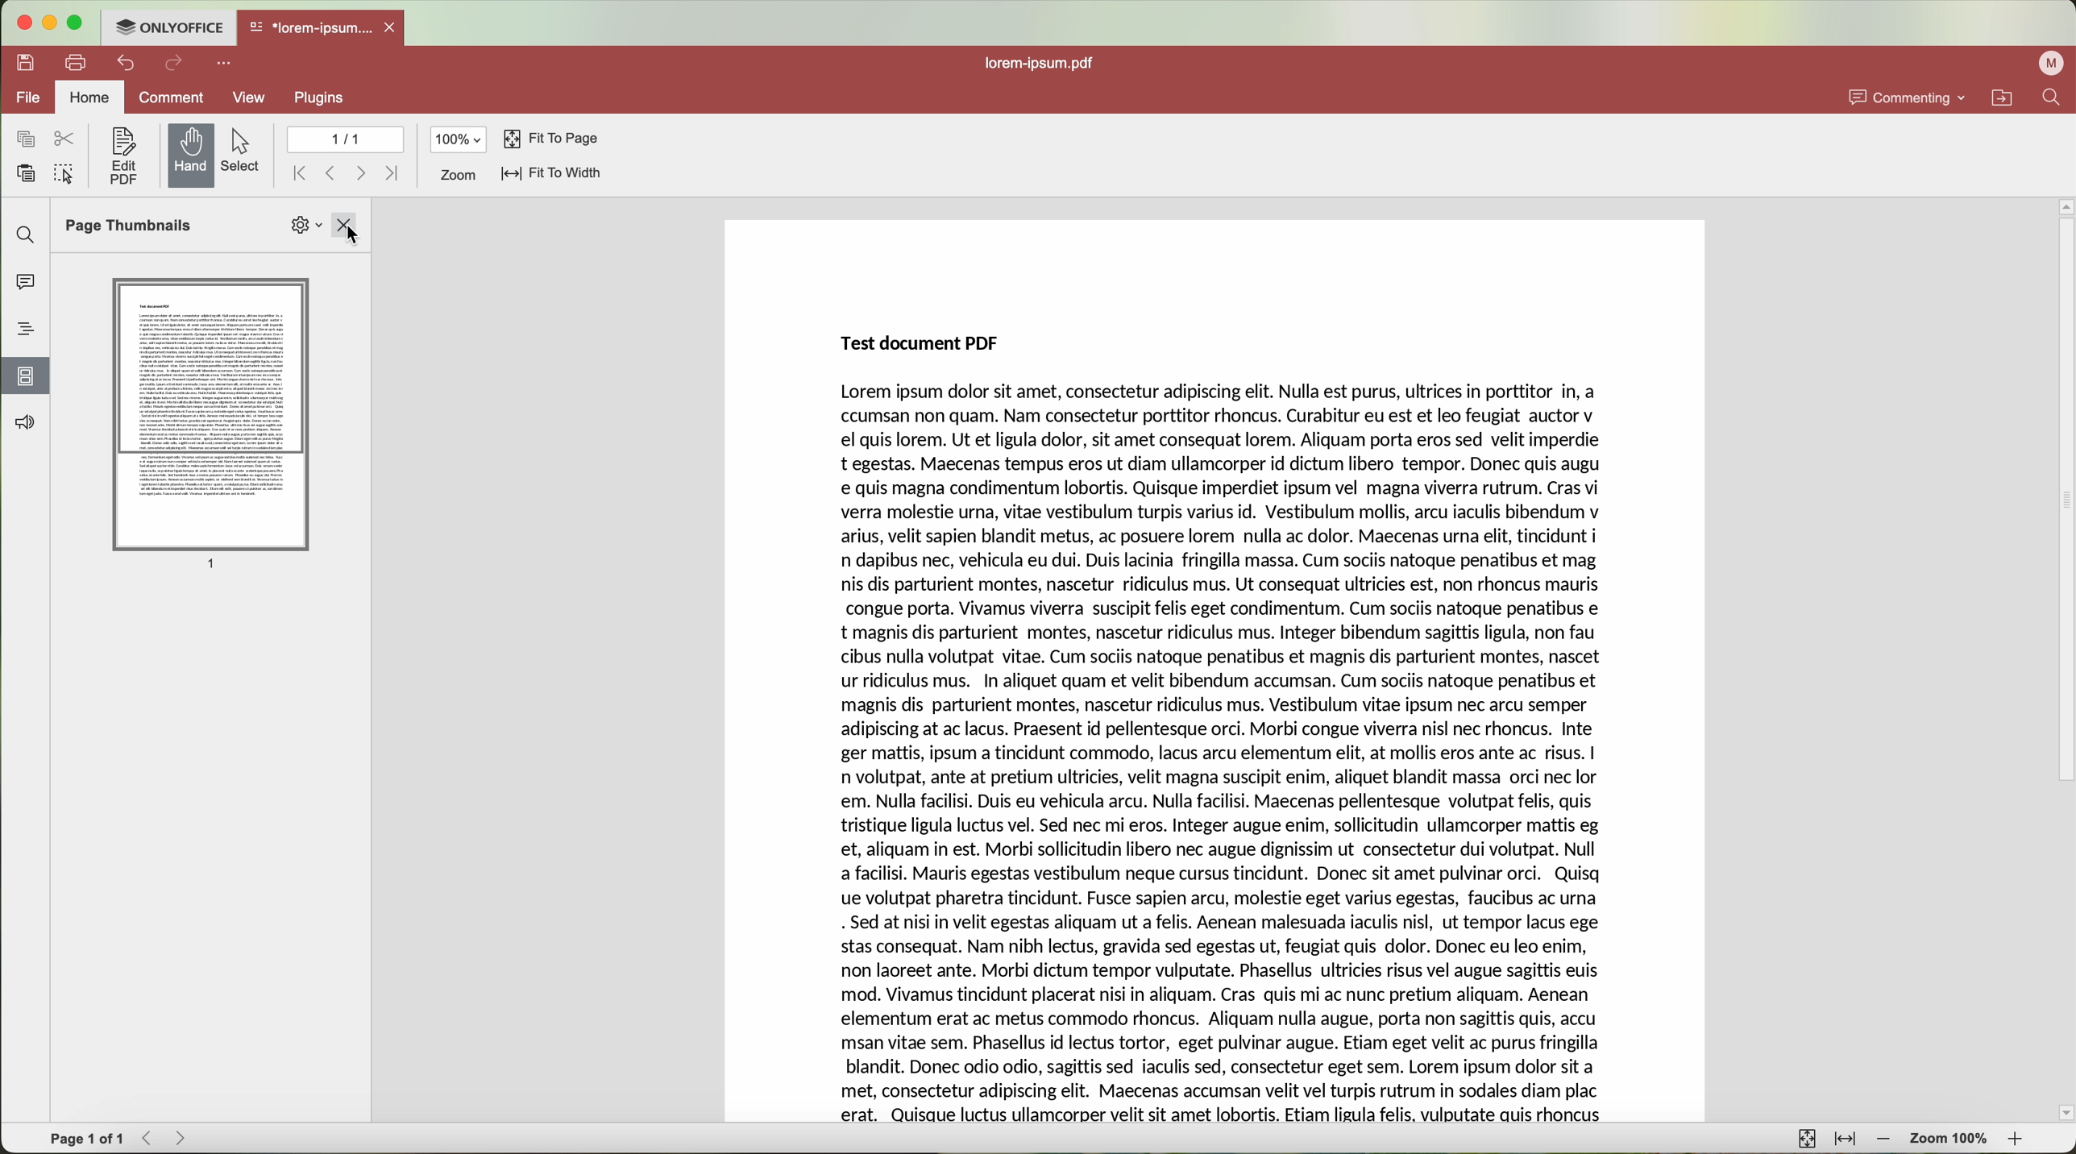 The height and width of the screenshot is (1154, 2076). I want to click on 1, so click(214, 564).